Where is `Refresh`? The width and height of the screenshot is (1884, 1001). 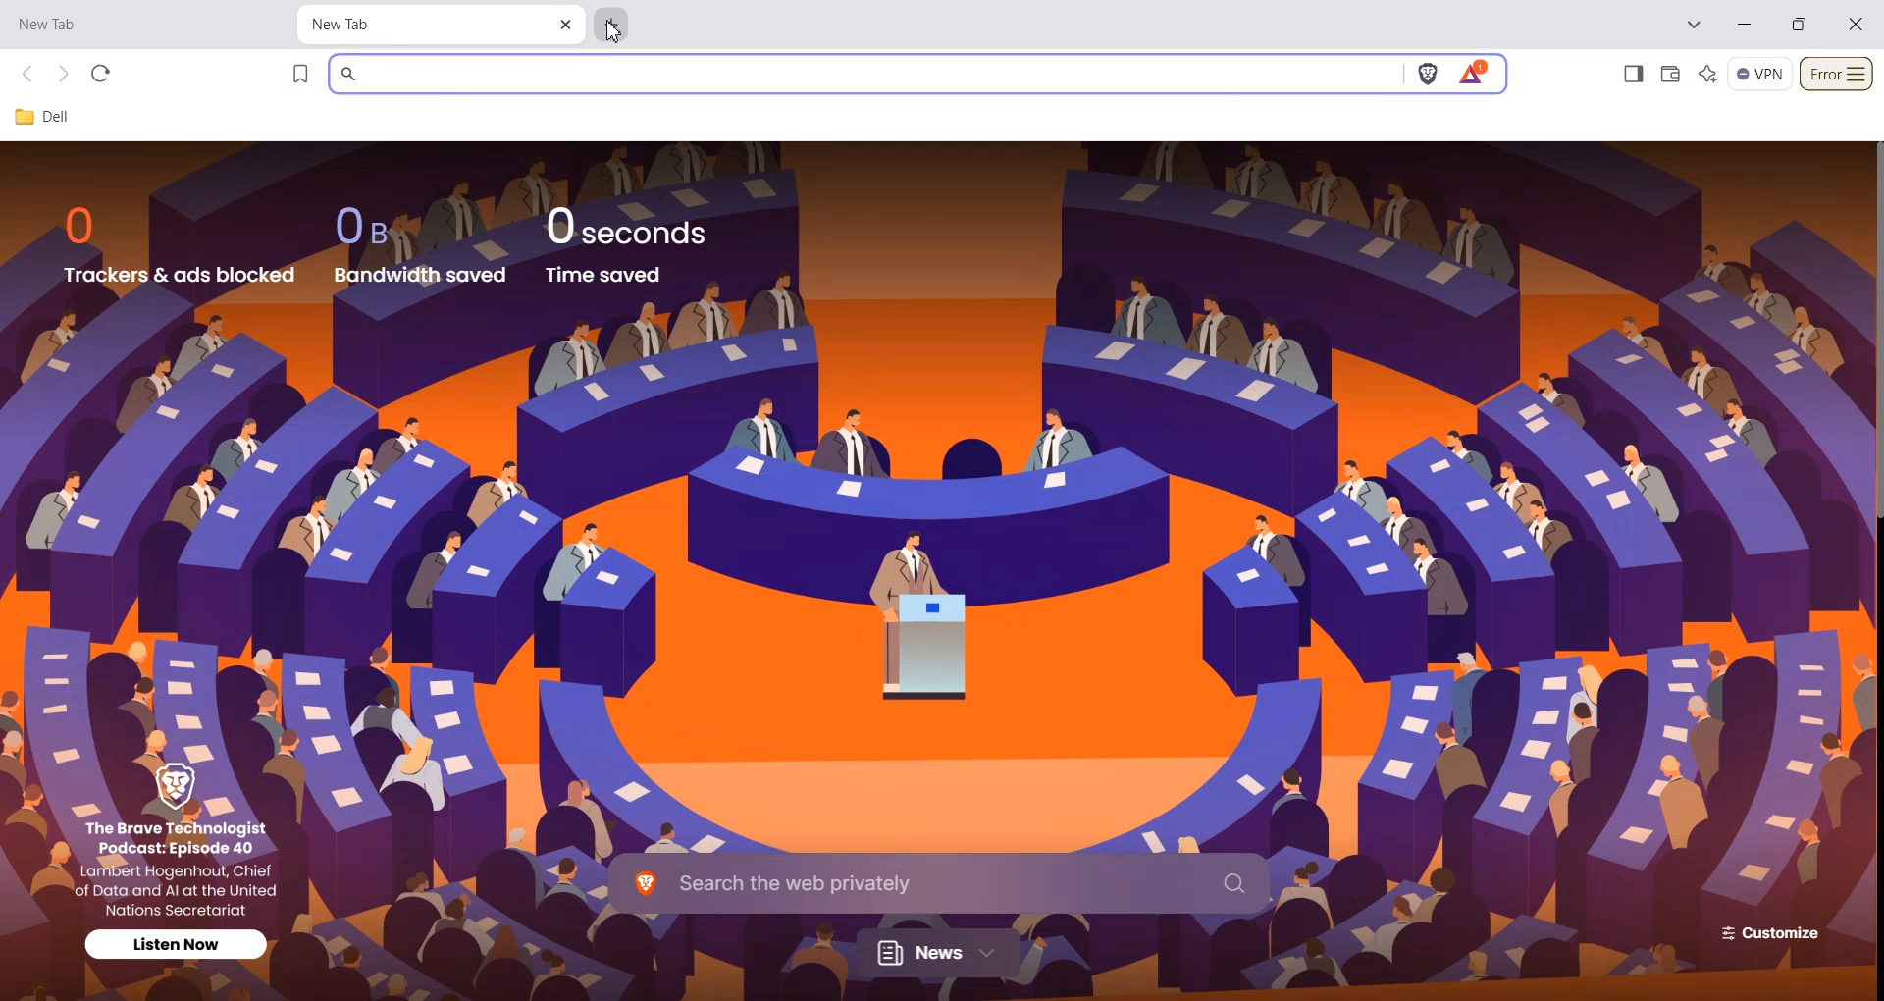 Refresh is located at coordinates (100, 74).